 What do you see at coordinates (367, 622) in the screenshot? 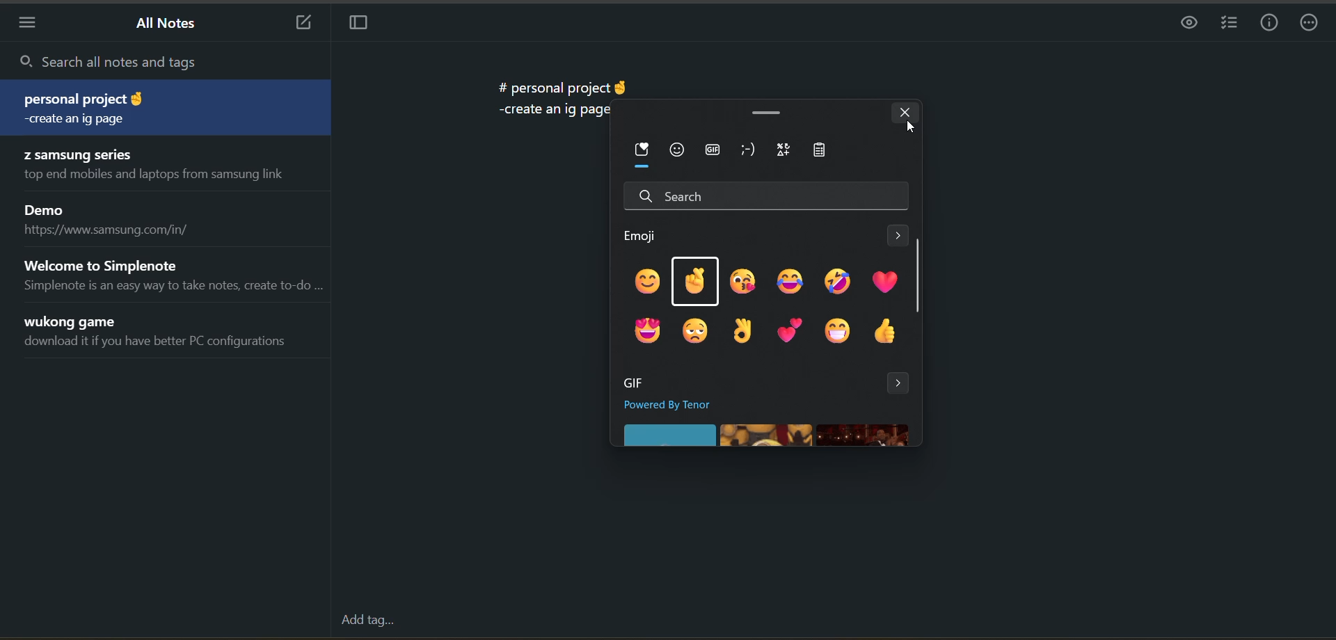
I see `add tag` at bounding box center [367, 622].